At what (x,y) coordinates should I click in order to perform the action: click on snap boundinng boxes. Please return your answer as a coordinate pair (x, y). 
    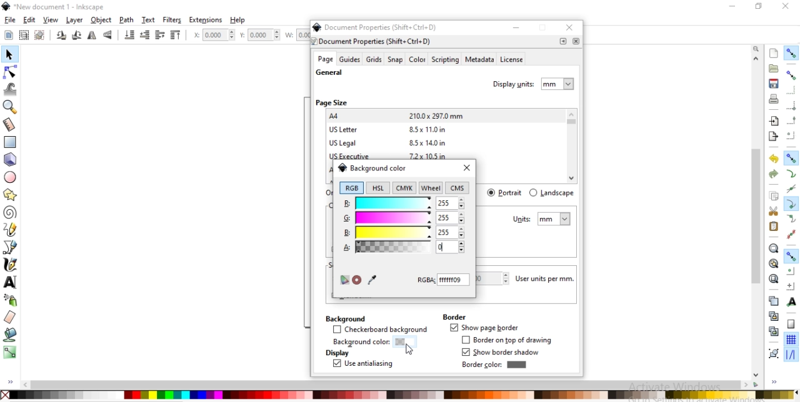
    Looking at the image, I should click on (791, 76).